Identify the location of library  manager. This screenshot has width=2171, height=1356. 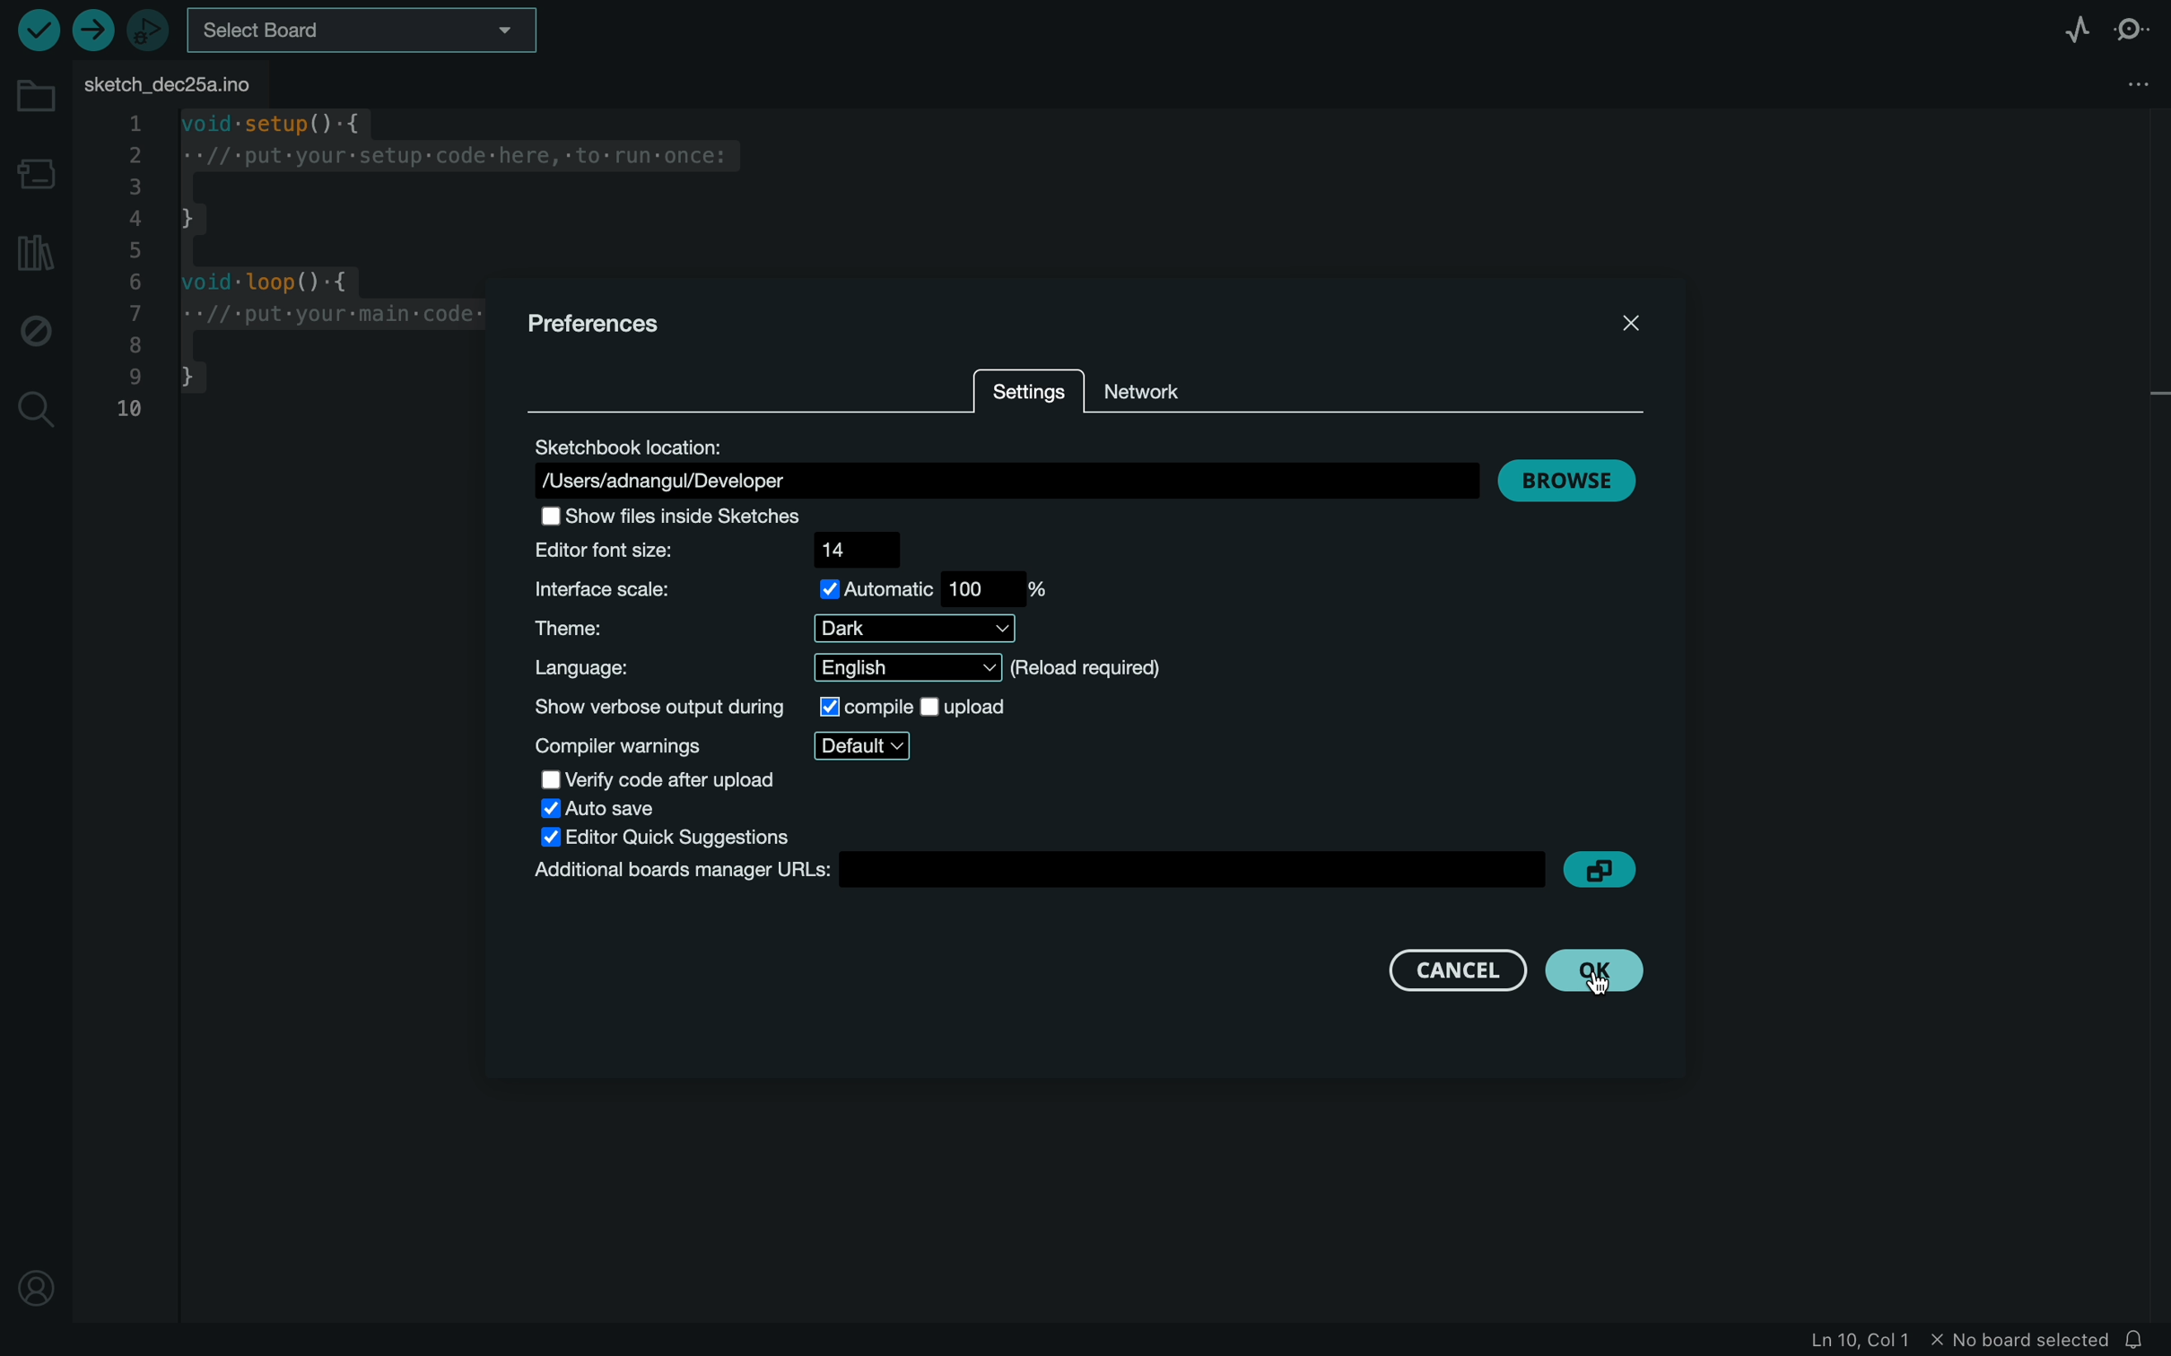
(36, 255).